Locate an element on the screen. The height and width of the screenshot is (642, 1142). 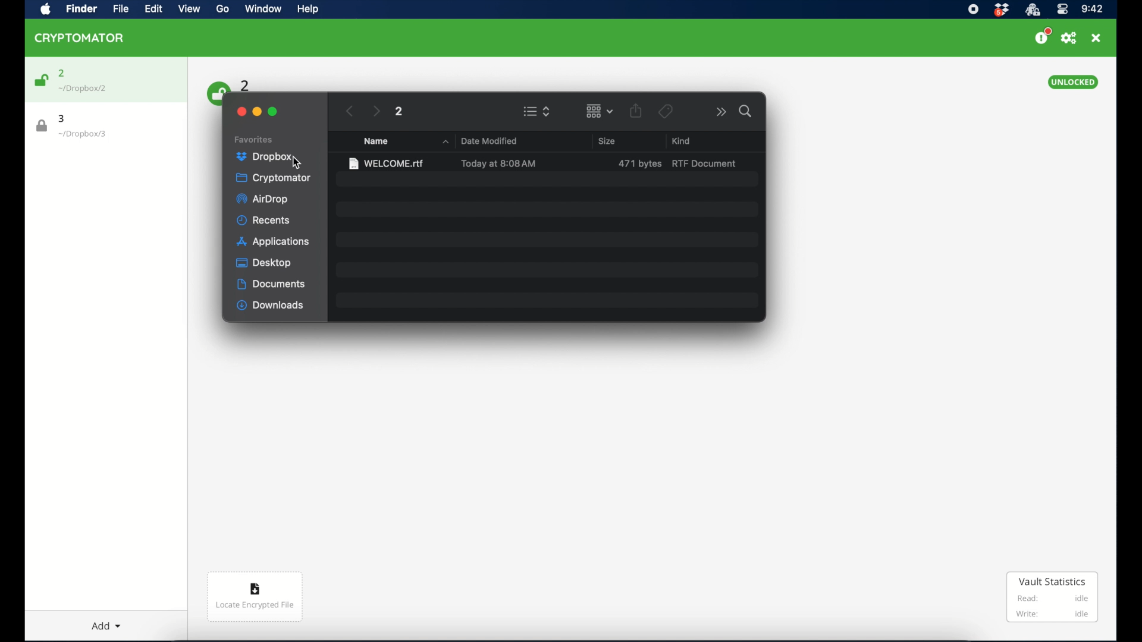
3 is located at coordinates (62, 118).